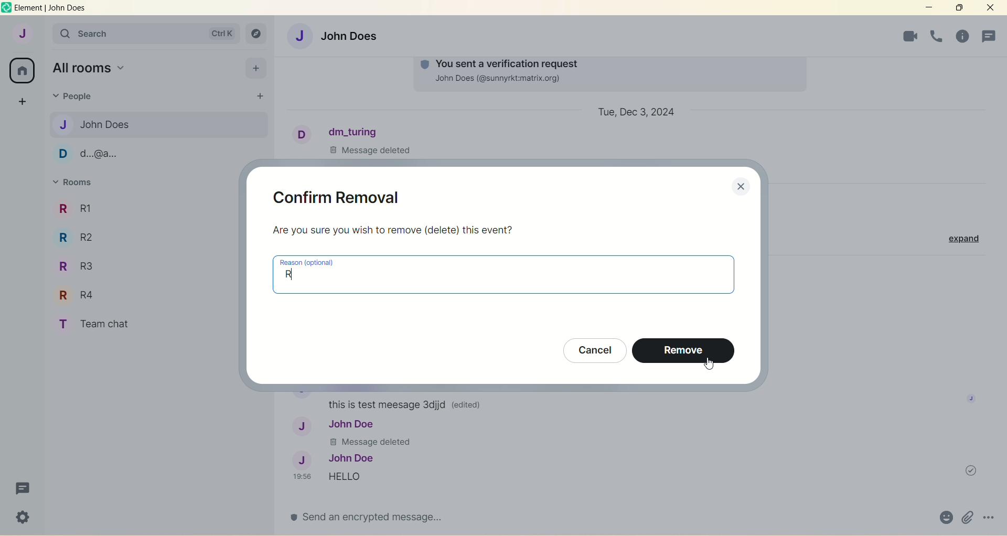 The width and height of the screenshot is (1007, 536). I want to click on confirm removal, so click(339, 196).